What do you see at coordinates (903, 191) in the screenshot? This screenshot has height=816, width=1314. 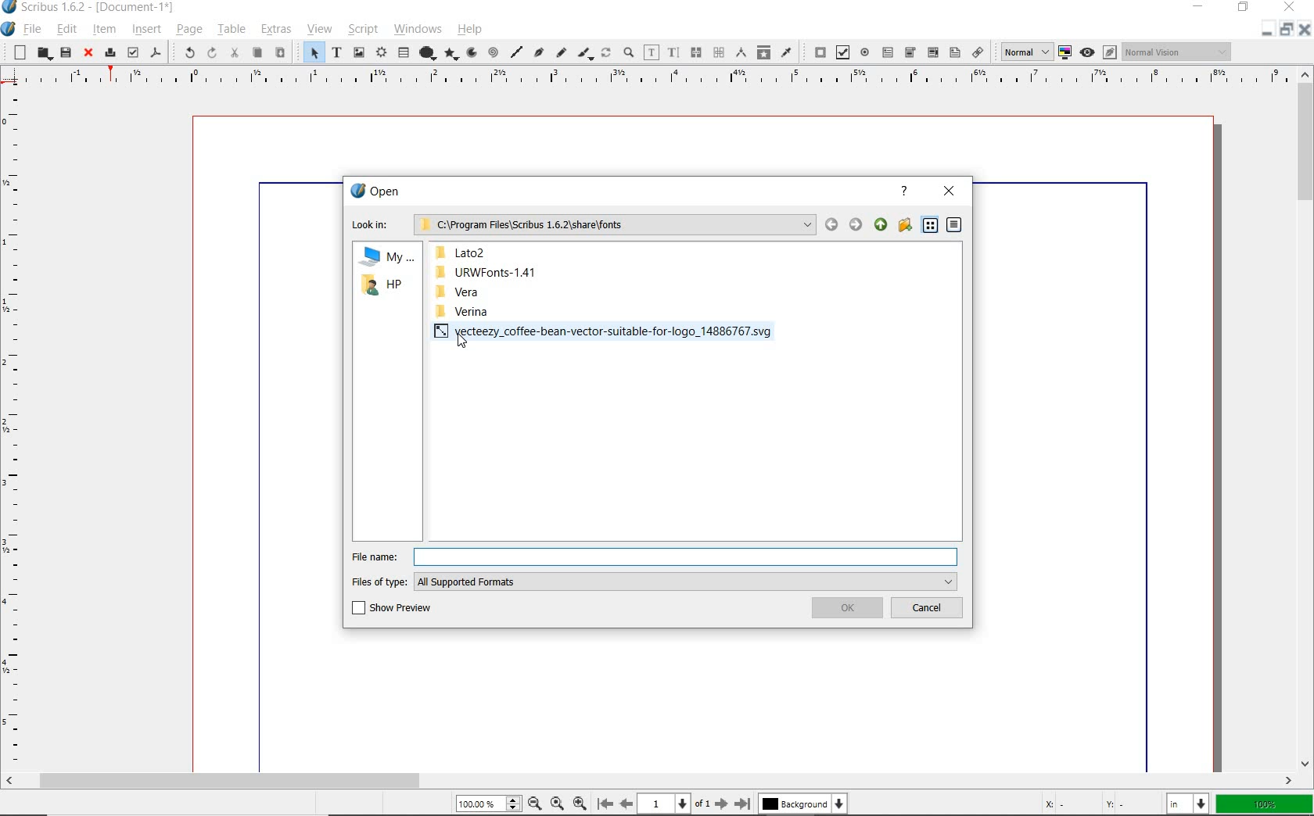 I see `help` at bounding box center [903, 191].